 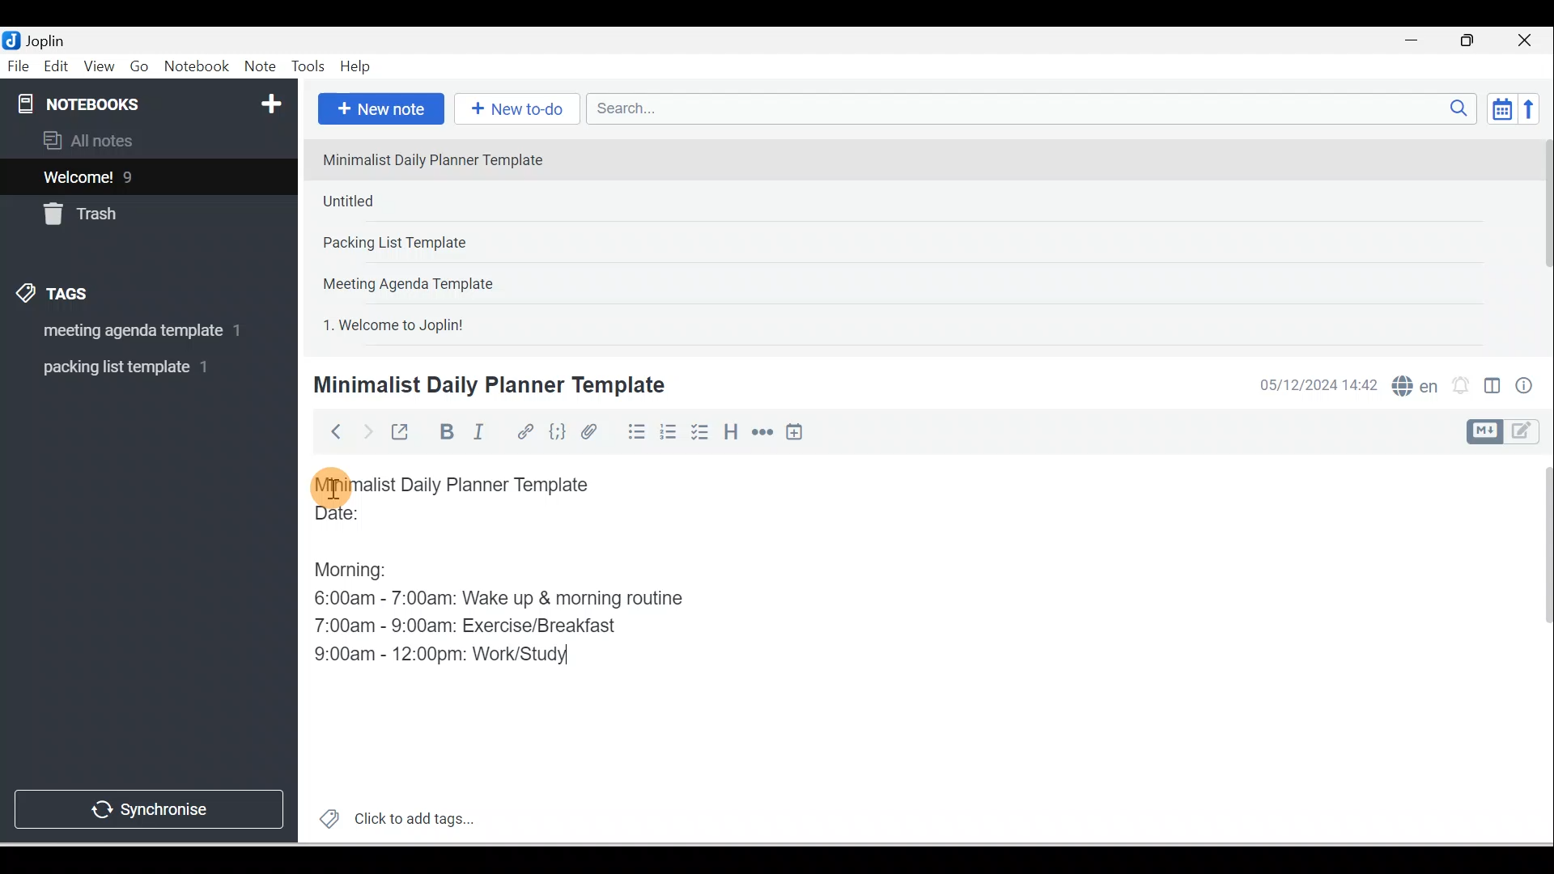 What do you see at coordinates (1534, 108) in the screenshot?
I see `Reverse sort` at bounding box center [1534, 108].